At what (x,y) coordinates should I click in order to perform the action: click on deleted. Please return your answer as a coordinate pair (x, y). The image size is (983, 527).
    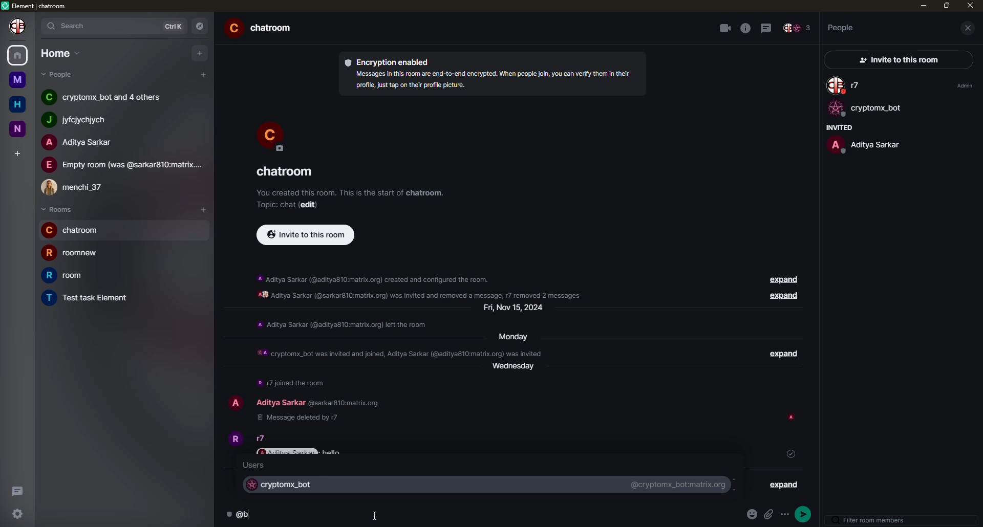
    Looking at the image, I should click on (296, 418).